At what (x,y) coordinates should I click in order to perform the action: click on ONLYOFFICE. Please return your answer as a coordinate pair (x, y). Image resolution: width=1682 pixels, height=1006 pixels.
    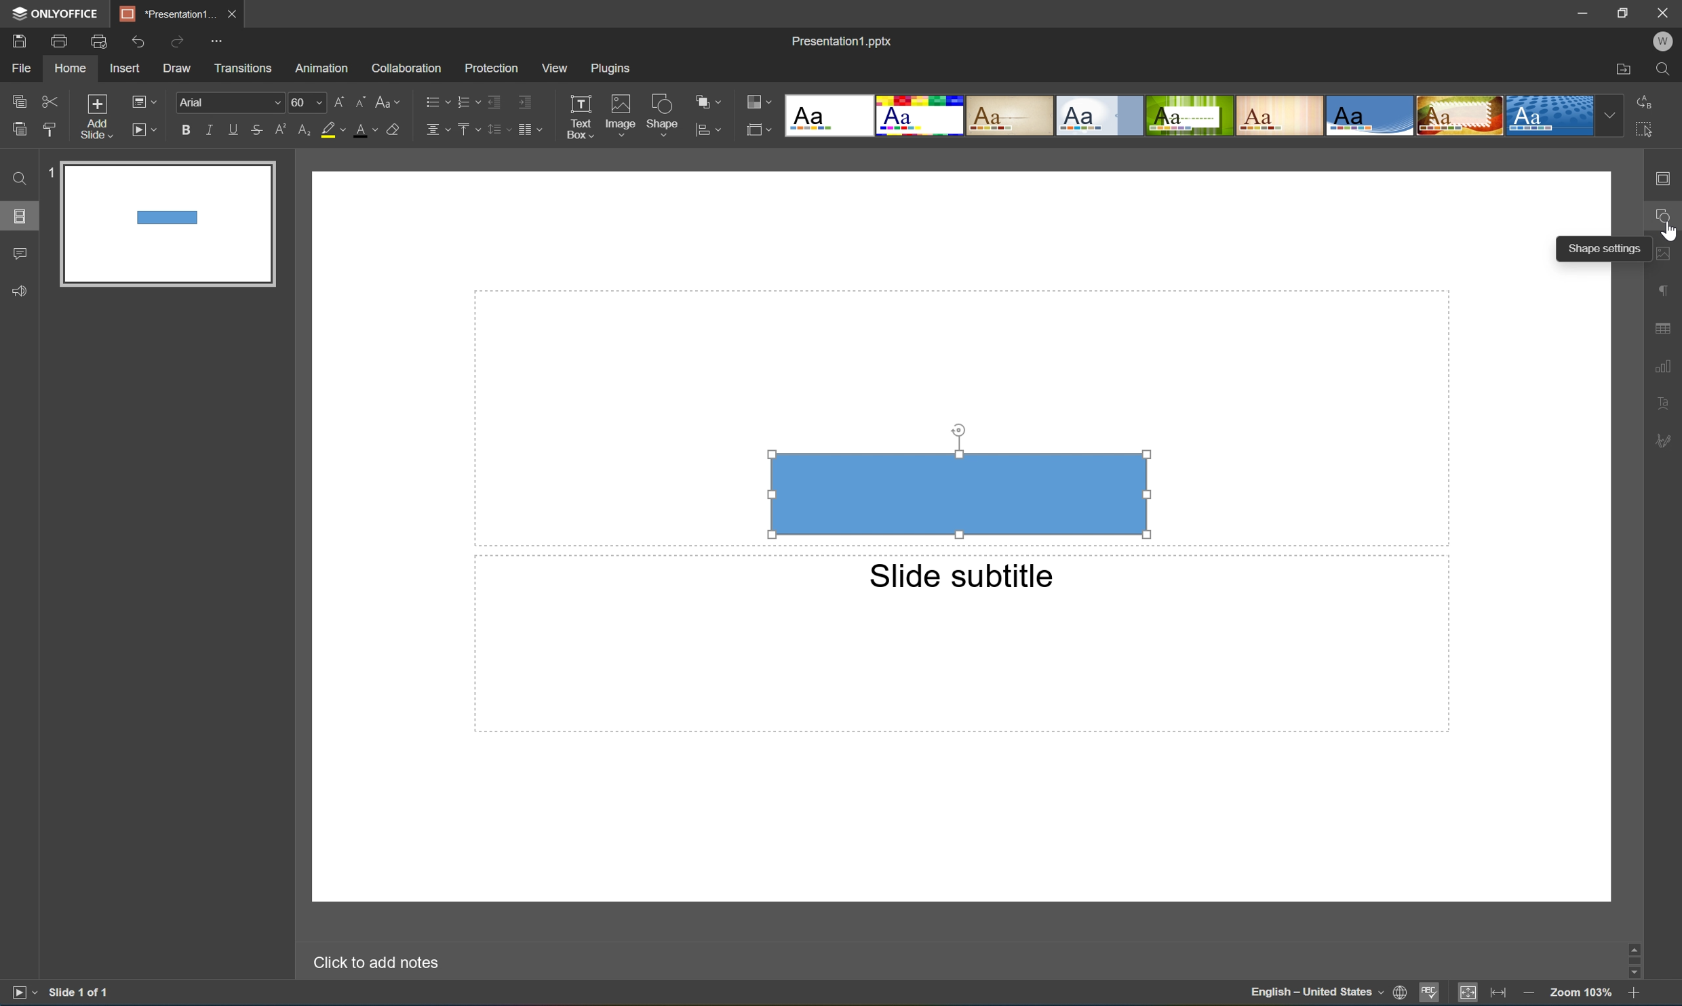
    Looking at the image, I should click on (57, 14).